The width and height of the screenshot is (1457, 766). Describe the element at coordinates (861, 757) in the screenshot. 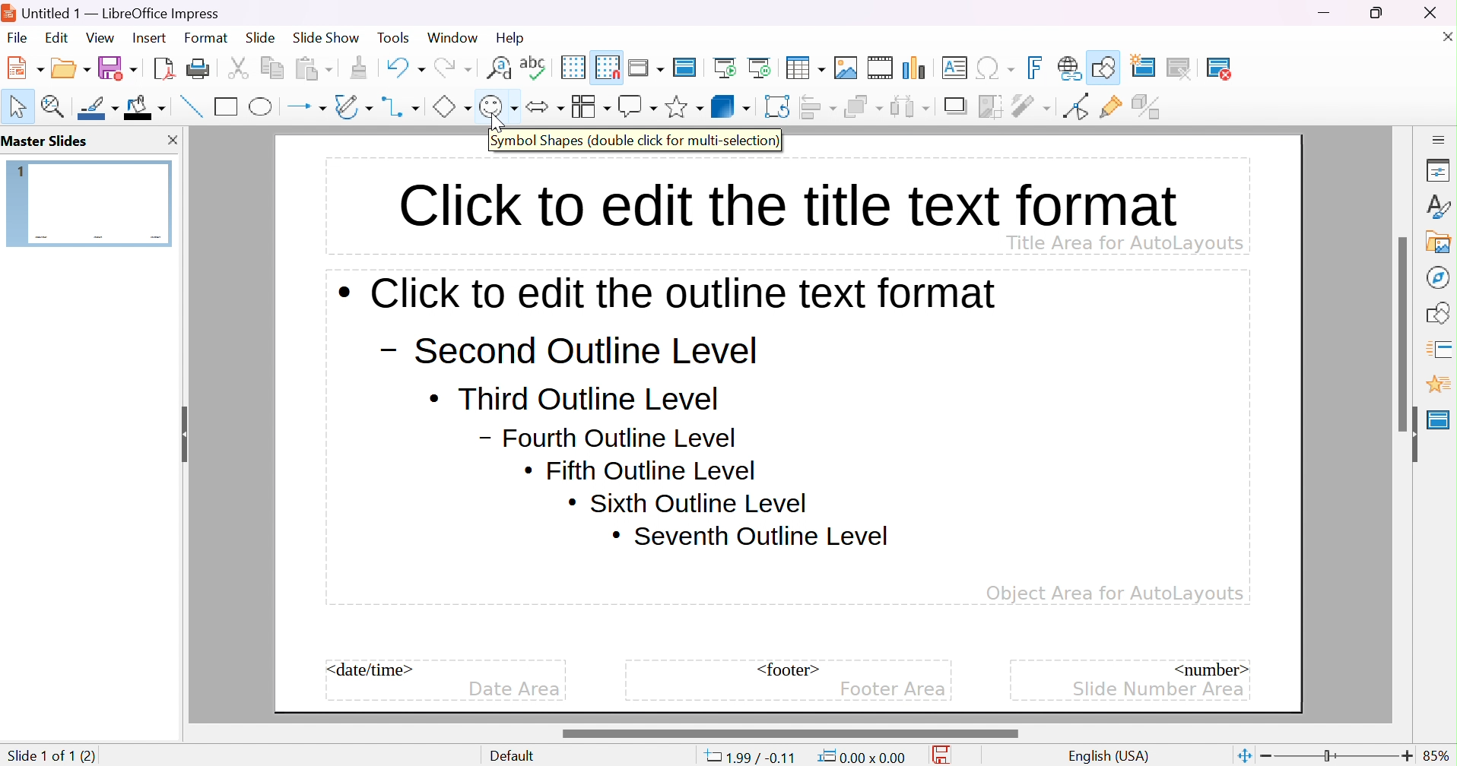

I see `0.00*0.00` at that location.